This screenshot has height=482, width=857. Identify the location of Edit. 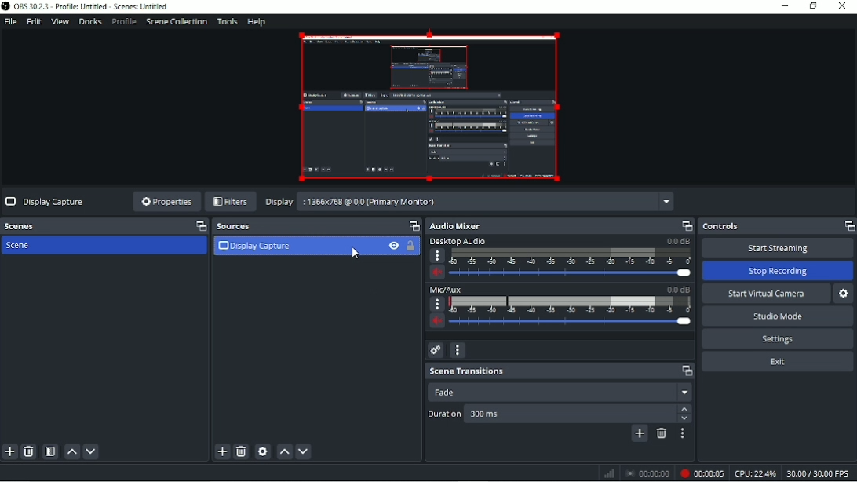
(35, 21).